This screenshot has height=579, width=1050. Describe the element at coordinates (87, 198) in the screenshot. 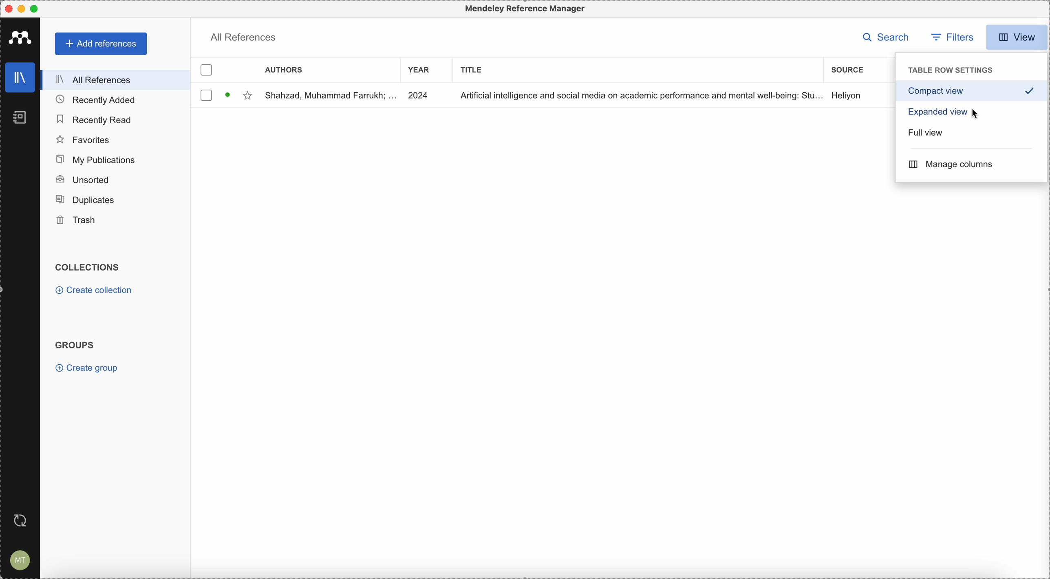

I see `duplicates` at that location.